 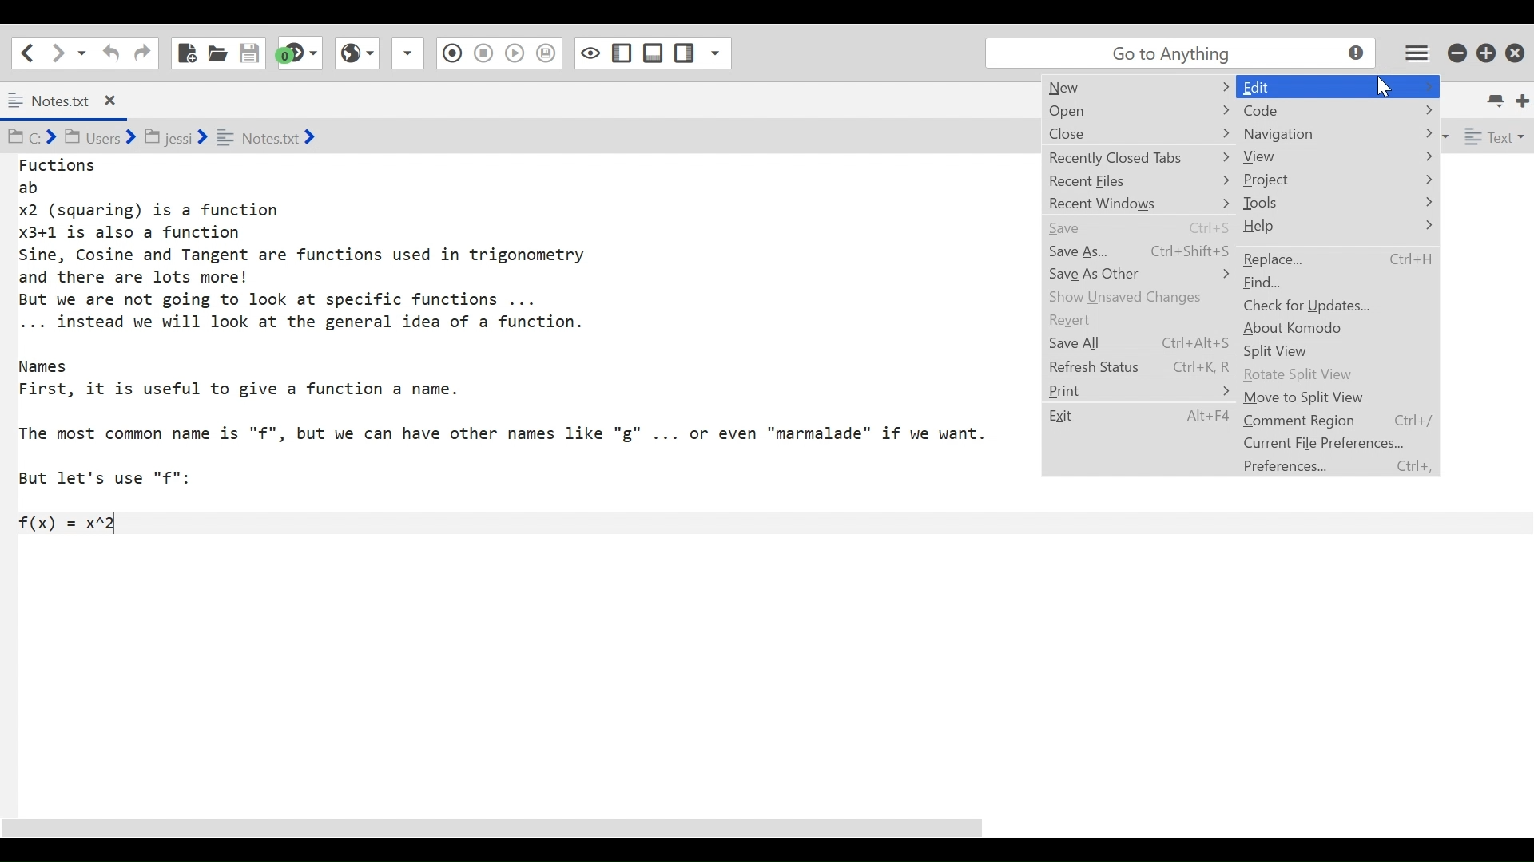 What do you see at coordinates (1278, 282) in the screenshot?
I see `find...` at bounding box center [1278, 282].